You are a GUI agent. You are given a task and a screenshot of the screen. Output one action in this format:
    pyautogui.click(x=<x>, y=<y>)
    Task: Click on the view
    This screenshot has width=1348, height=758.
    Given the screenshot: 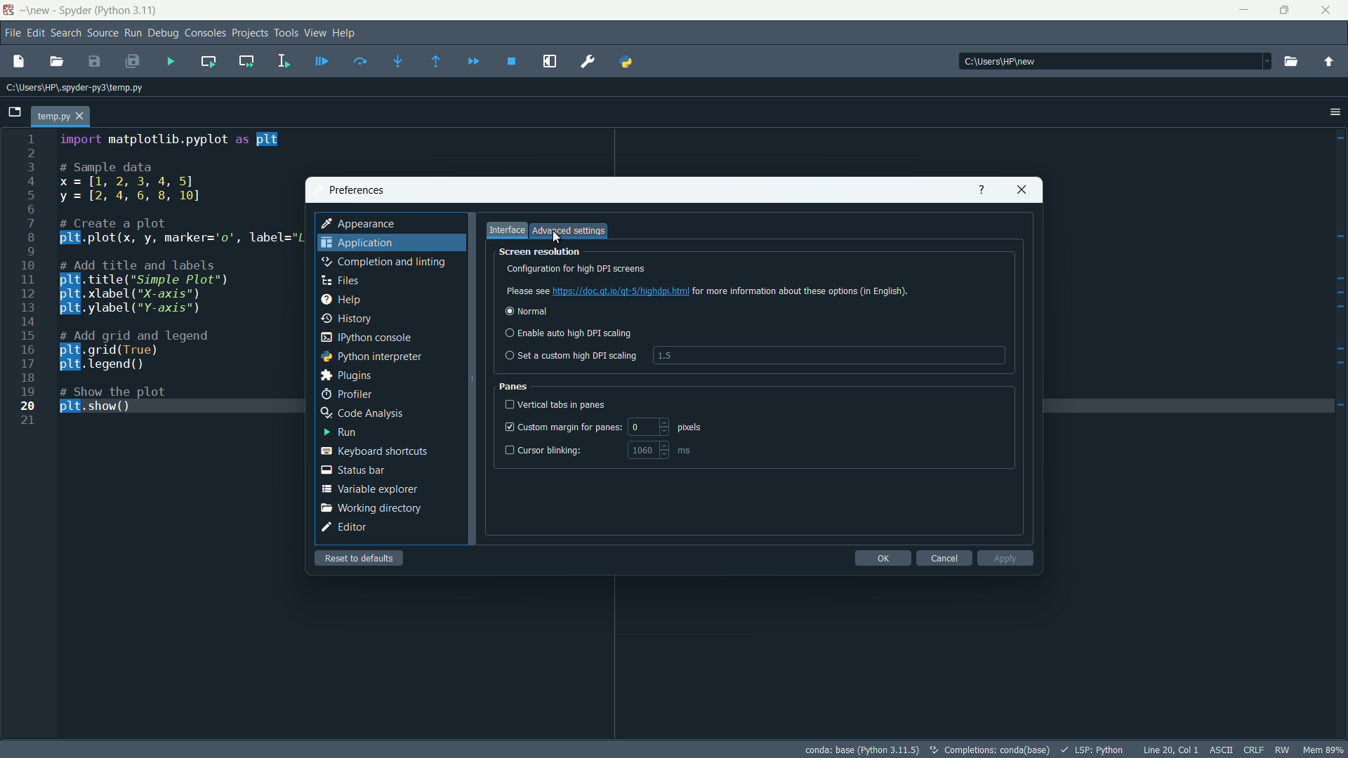 What is the action you would take?
    pyautogui.click(x=315, y=33)
    